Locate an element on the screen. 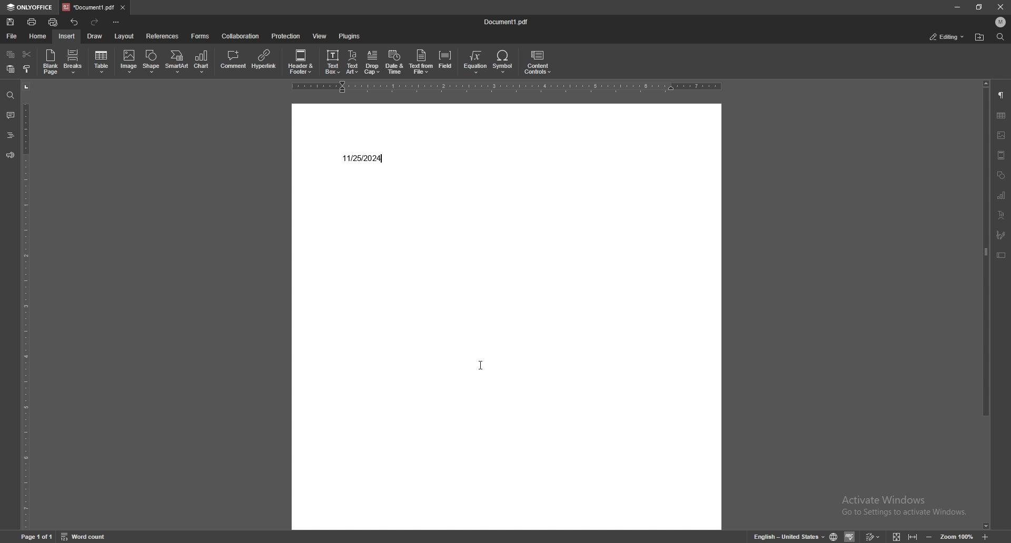 The width and height of the screenshot is (1011, 543). heading is located at coordinates (10, 136).